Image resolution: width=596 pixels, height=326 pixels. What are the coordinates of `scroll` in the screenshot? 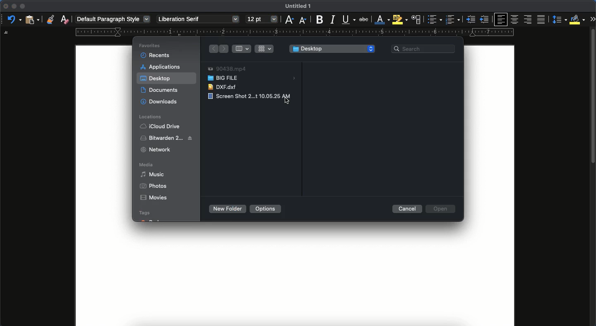 It's located at (593, 179).